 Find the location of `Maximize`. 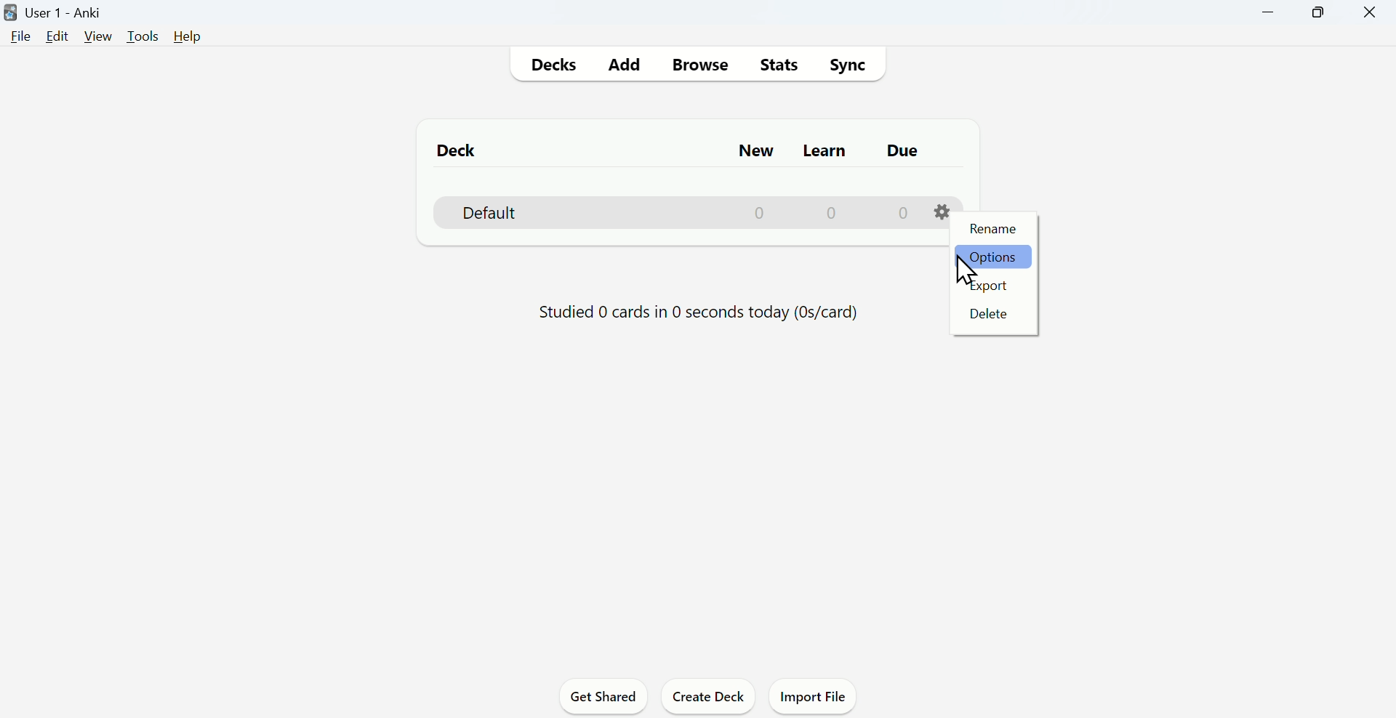

Maximize is located at coordinates (1318, 17).